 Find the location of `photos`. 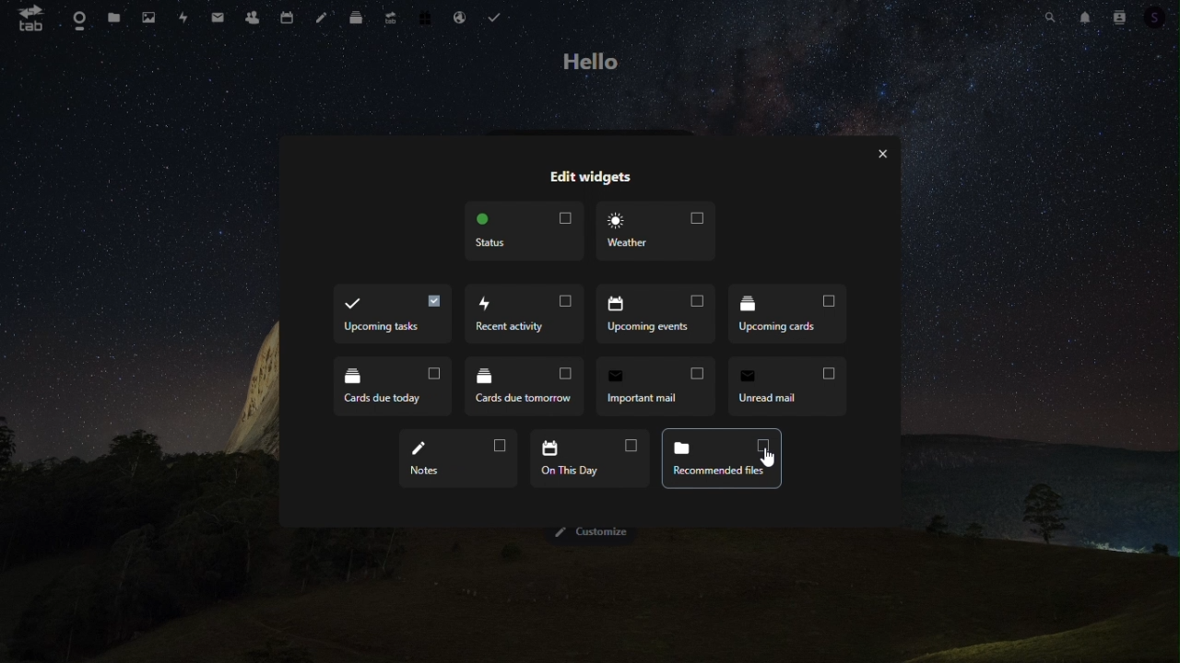

photos is located at coordinates (150, 18).